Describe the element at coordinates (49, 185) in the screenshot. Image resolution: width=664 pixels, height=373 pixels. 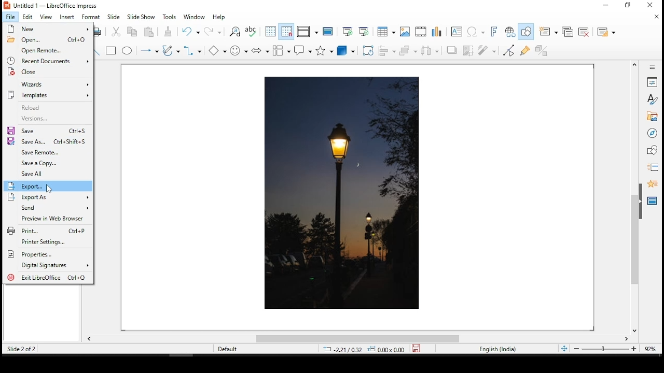
I see `export` at that location.